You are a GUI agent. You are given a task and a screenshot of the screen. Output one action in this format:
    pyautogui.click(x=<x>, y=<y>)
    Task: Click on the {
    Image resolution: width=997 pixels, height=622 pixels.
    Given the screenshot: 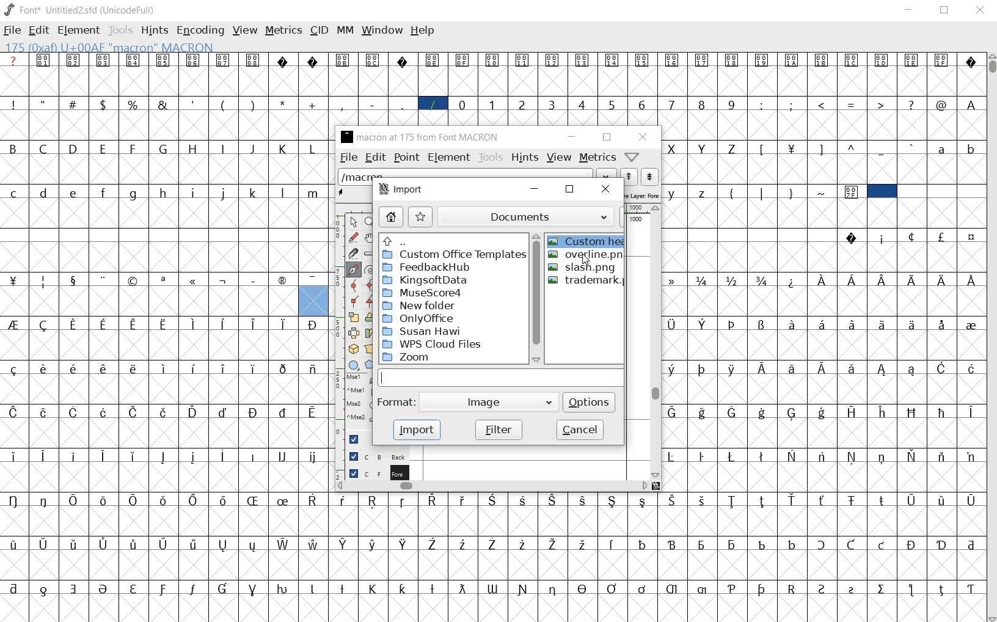 What is the action you would take?
    pyautogui.click(x=733, y=192)
    